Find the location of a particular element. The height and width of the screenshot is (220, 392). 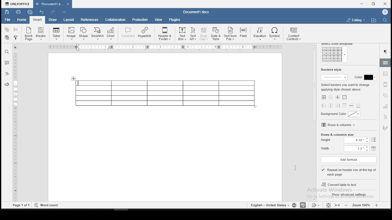

image settings is located at coordinates (386, 74).